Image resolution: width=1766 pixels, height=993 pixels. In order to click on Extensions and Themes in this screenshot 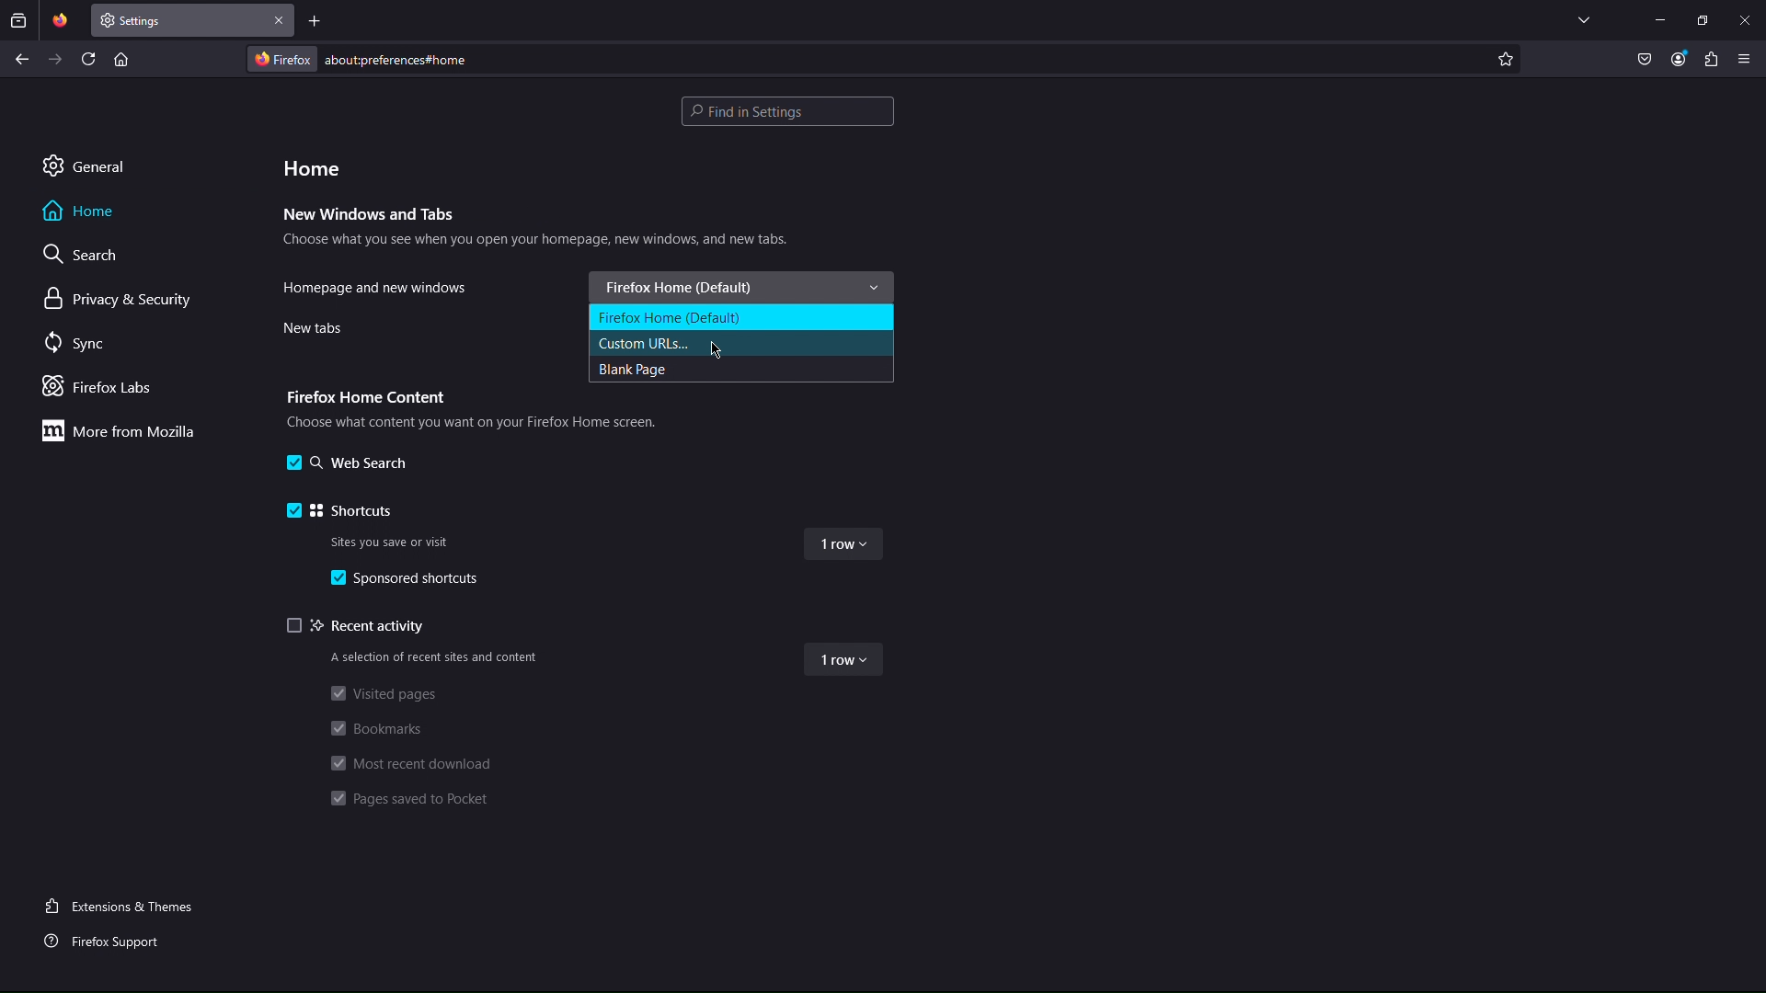, I will do `click(126, 905)`.